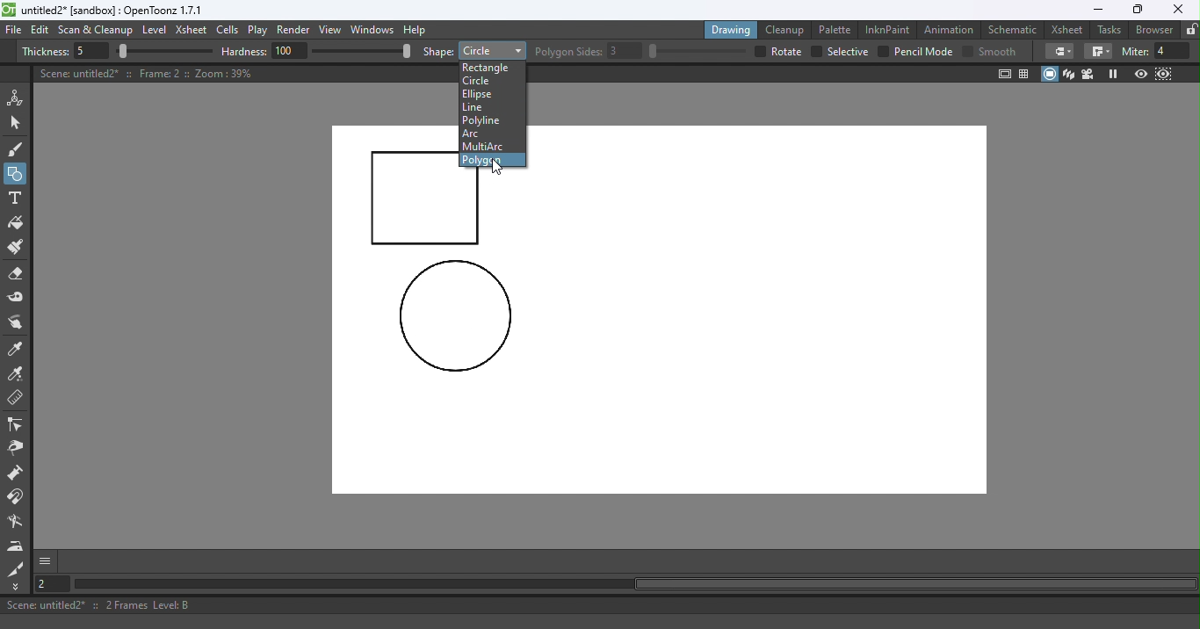 The width and height of the screenshot is (1200, 629). What do you see at coordinates (1152, 29) in the screenshot?
I see `Browser` at bounding box center [1152, 29].